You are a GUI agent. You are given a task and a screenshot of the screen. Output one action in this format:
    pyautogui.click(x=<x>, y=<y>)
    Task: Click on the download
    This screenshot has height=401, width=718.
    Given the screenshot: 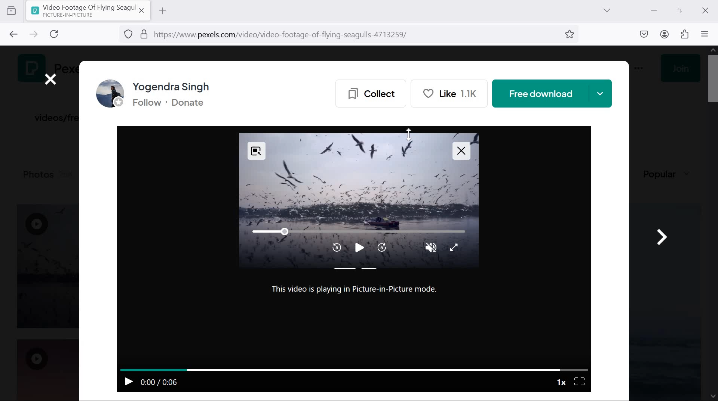 What is the action you would take?
    pyautogui.click(x=645, y=33)
    